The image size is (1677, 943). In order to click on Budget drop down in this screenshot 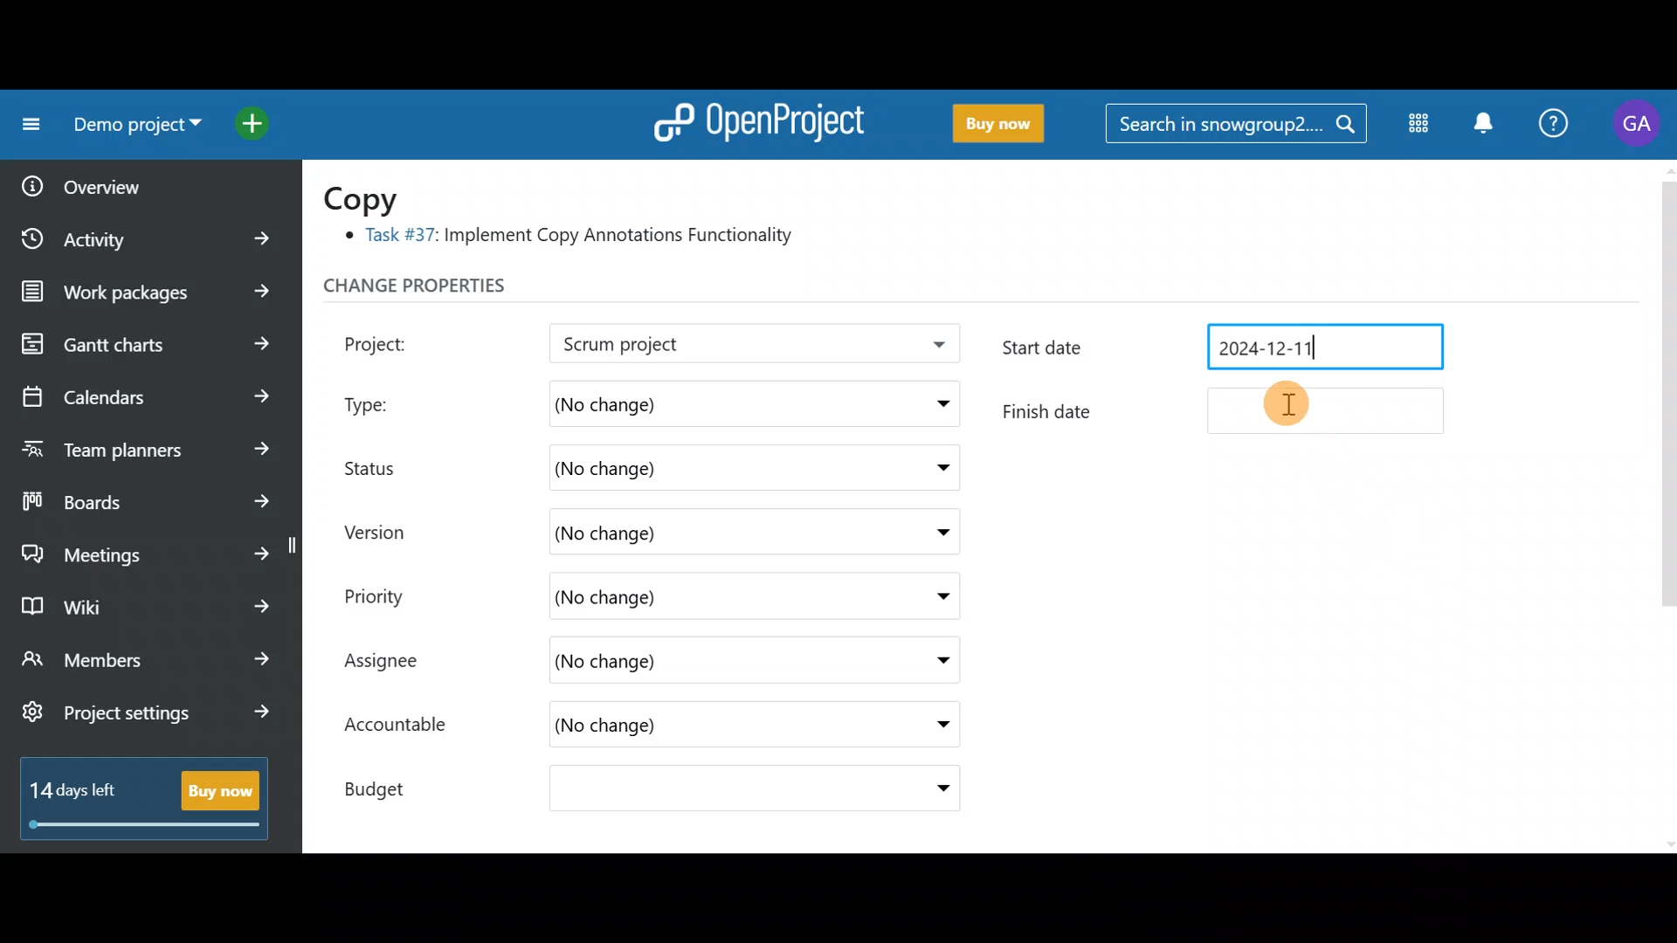, I will do `click(932, 788)`.